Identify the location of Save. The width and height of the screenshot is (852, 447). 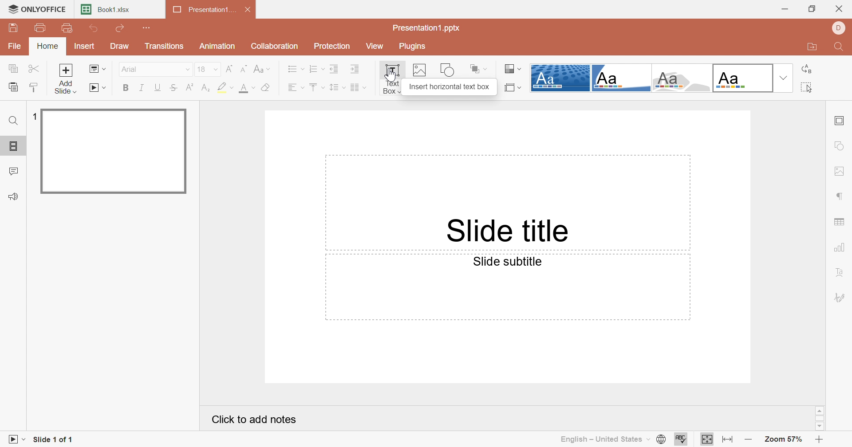
(12, 28).